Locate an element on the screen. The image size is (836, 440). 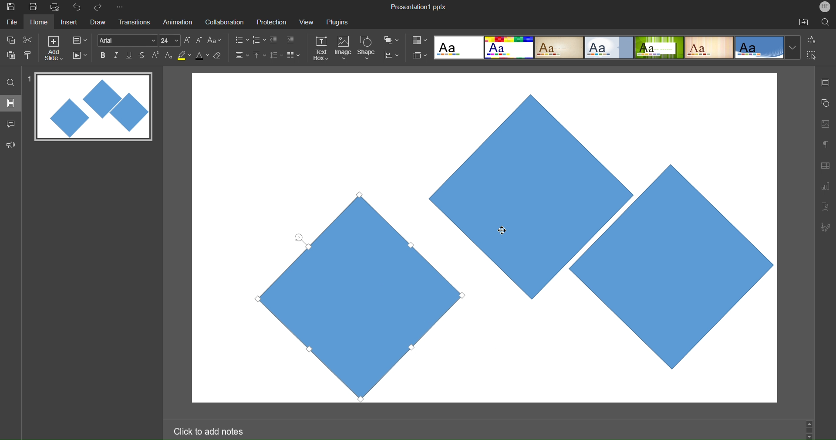
Increase Indent is located at coordinates (290, 39).